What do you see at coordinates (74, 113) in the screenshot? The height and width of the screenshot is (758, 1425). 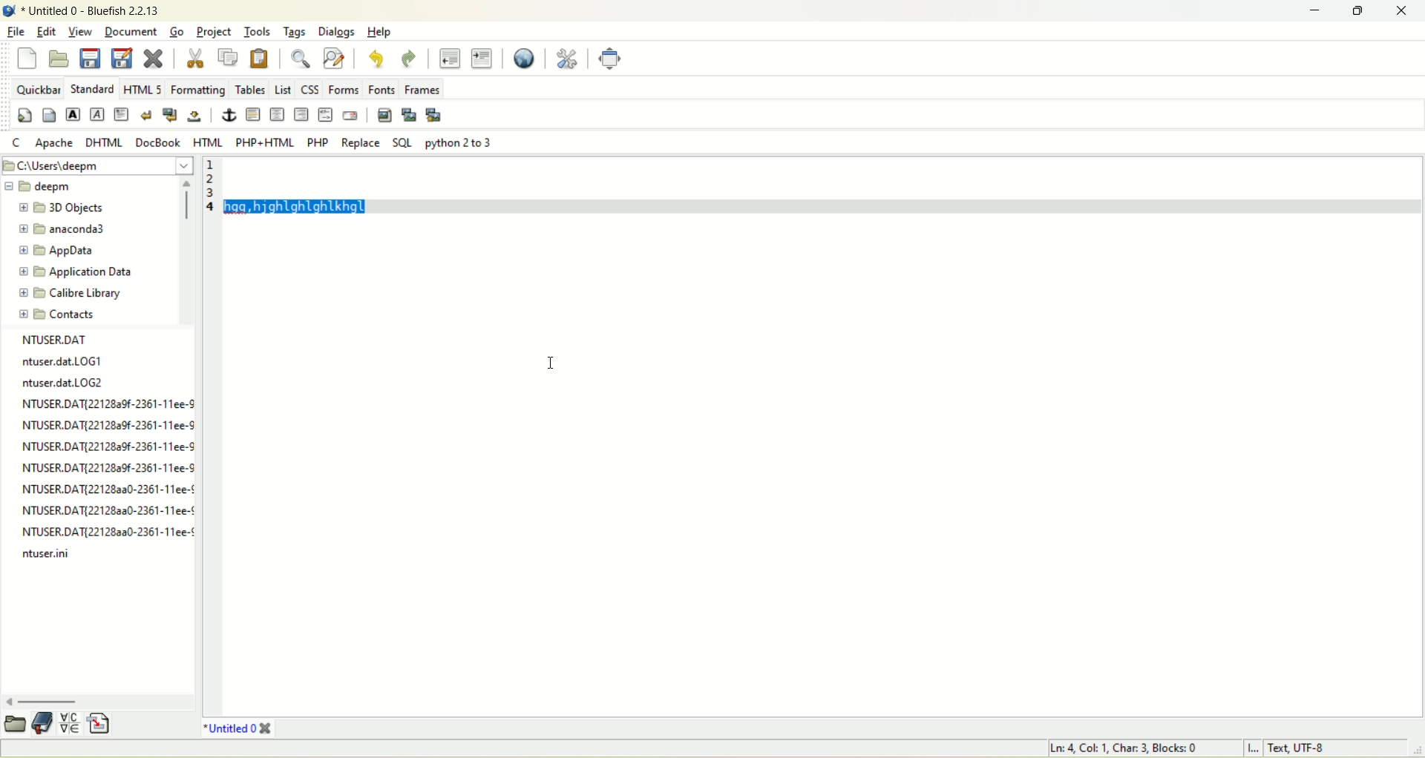 I see `strong` at bounding box center [74, 113].